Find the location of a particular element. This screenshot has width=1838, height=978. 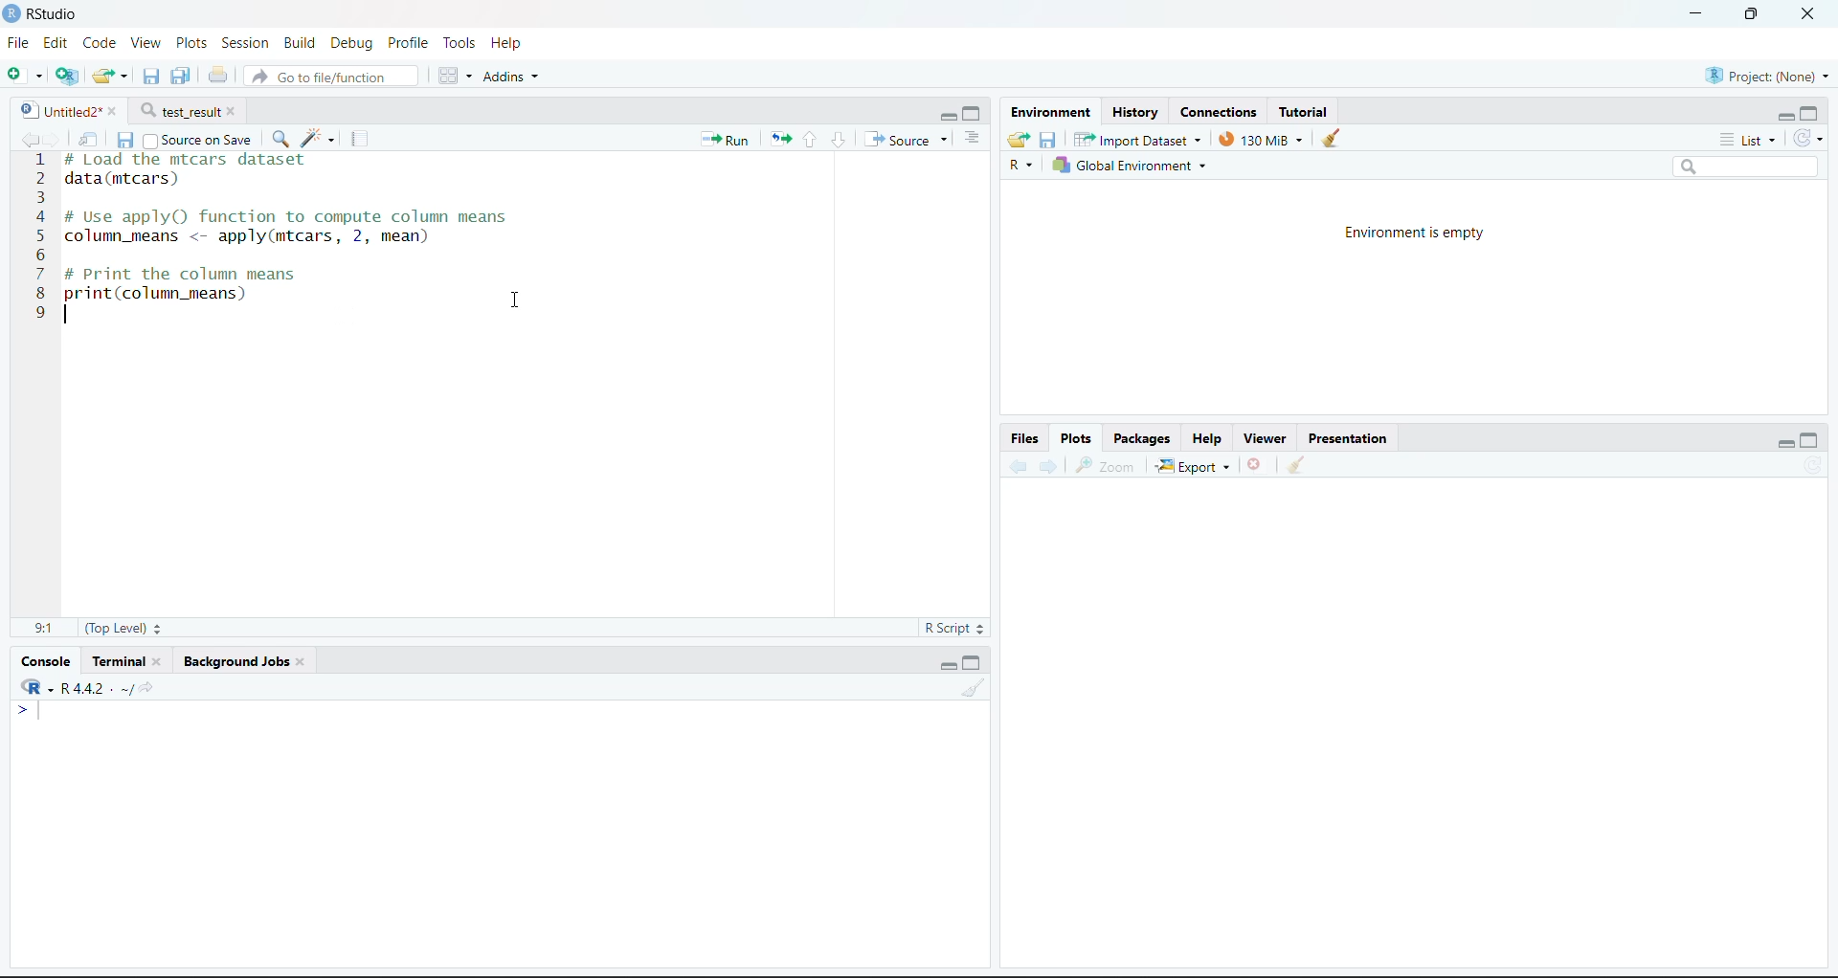

Session is located at coordinates (244, 41).